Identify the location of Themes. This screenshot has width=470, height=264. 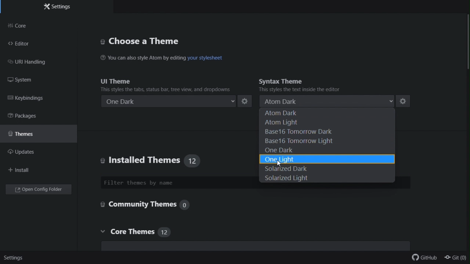
(30, 136).